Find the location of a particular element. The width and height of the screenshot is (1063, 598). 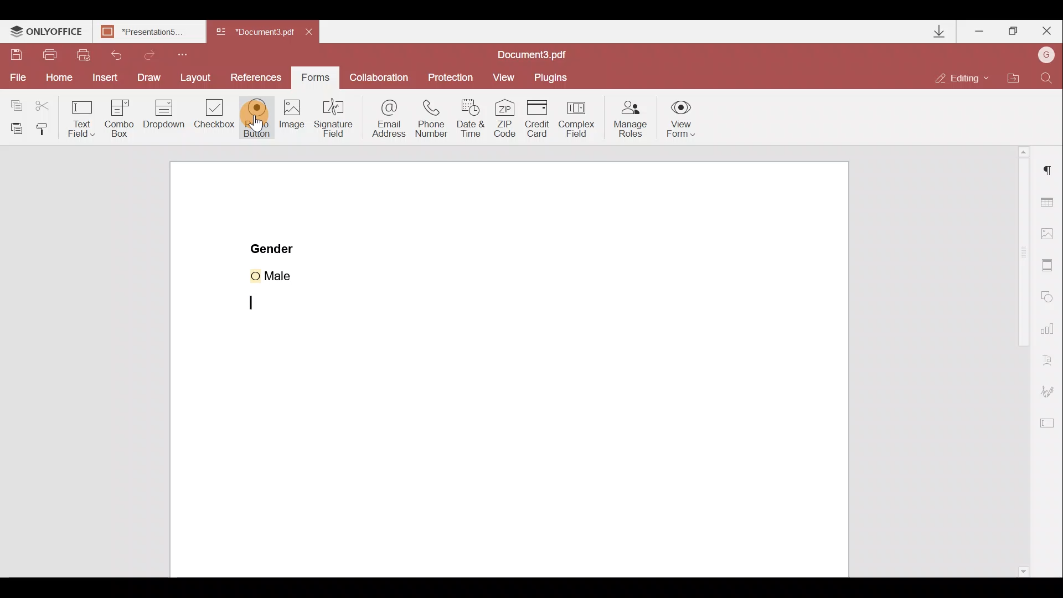

Layout is located at coordinates (198, 79).